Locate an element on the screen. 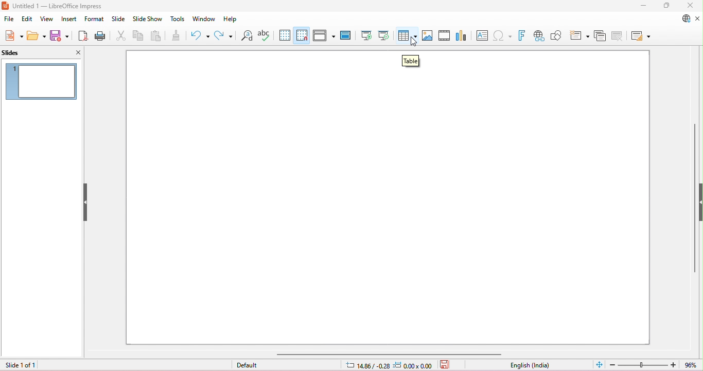 The width and height of the screenshot is (703, 371). hide/show is located at coordinates (698, 200).